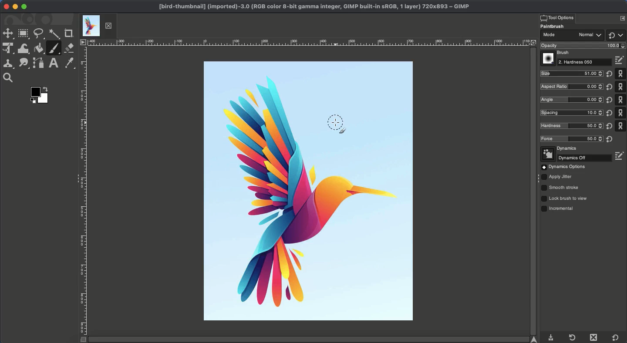 This screenshot has height=343, width=627. What do you see at coordinates (313, 340) in the screenshot?
I see `Scroll` at bounding box center [313, 340].